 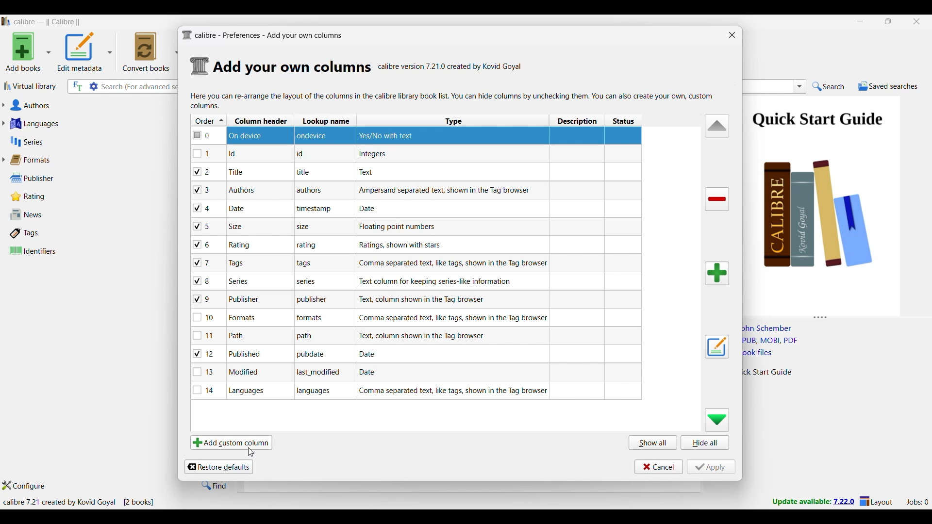 I want to click on Note, so click(x=240, y=245).